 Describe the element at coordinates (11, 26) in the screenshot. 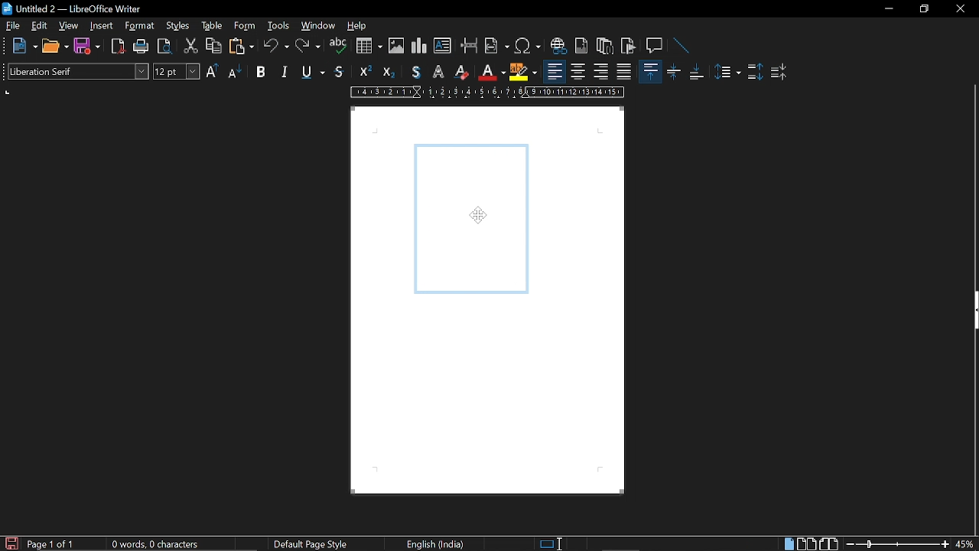

I see `file` at that location.